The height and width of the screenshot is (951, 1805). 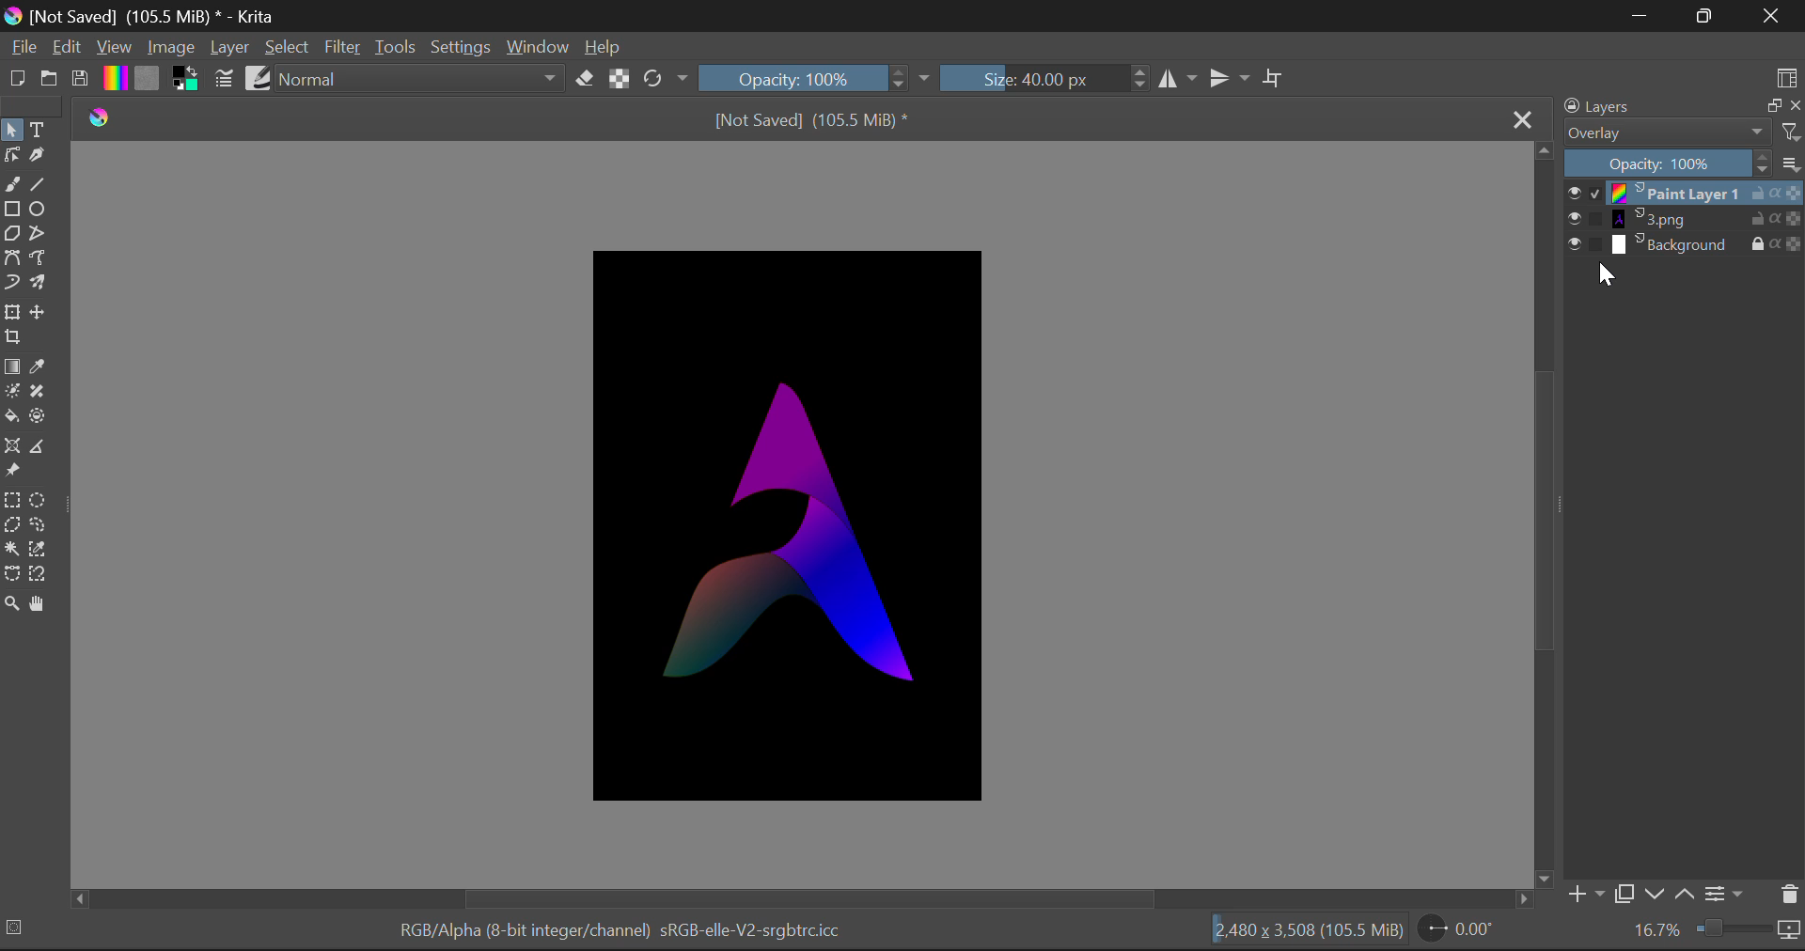 What do you see at coordinates (1645, 105) in the screenshot?
I see `Layers` at bounding box center [1645, 105].